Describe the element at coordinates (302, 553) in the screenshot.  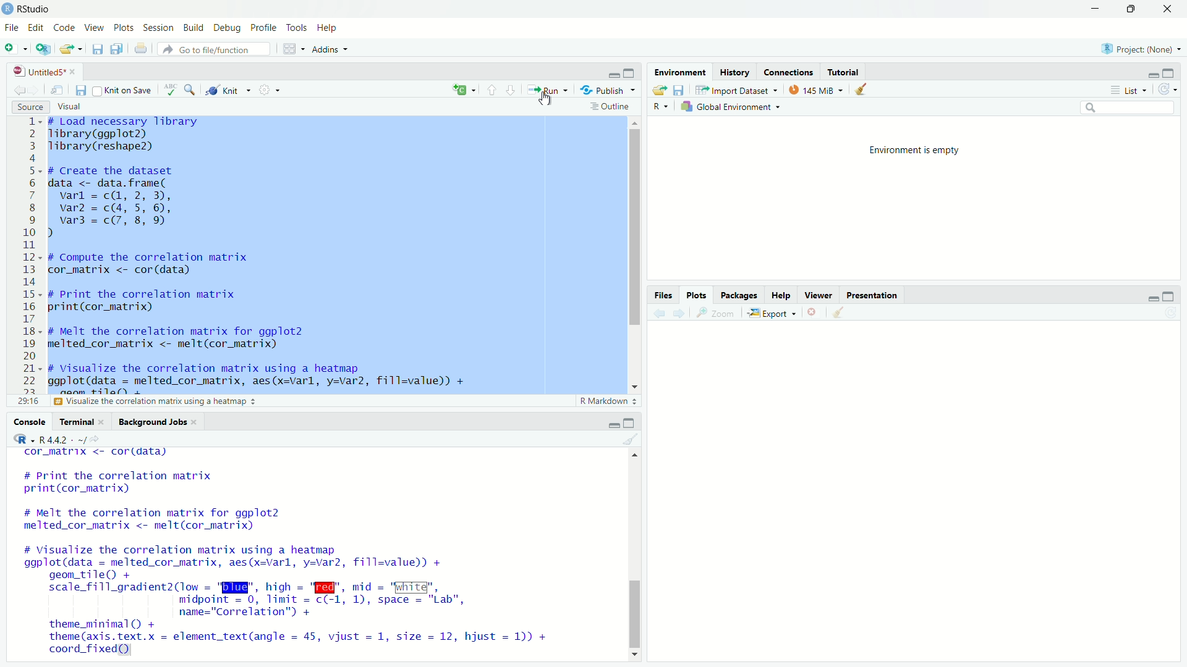
I see `cor_matrix <- cordidata)
# Print the correlation matrix
print(cor_matrix)
# Melt the correlation matrix for ggplot2
melted_cor_matrix <- melt(cor_matrix)
# Visualize the correlation matrix using a heatmap
ggplot(data = melted_cor_matrix, aes(x=varl, y=var2, fill=value)) +
geom_tile() +
scale_fill_gradient2(low = "BI", hich = "W@", mid = "White",
midpoint = 0, limit = c(-1, 1), space = "Lab",
name="Correlation") +
theme_minimal() +
theme (axis. text.x = element_text(angle = 45, vijust = 1, size = 12, hjust = 1)) +
coord_fixed)` at that location.